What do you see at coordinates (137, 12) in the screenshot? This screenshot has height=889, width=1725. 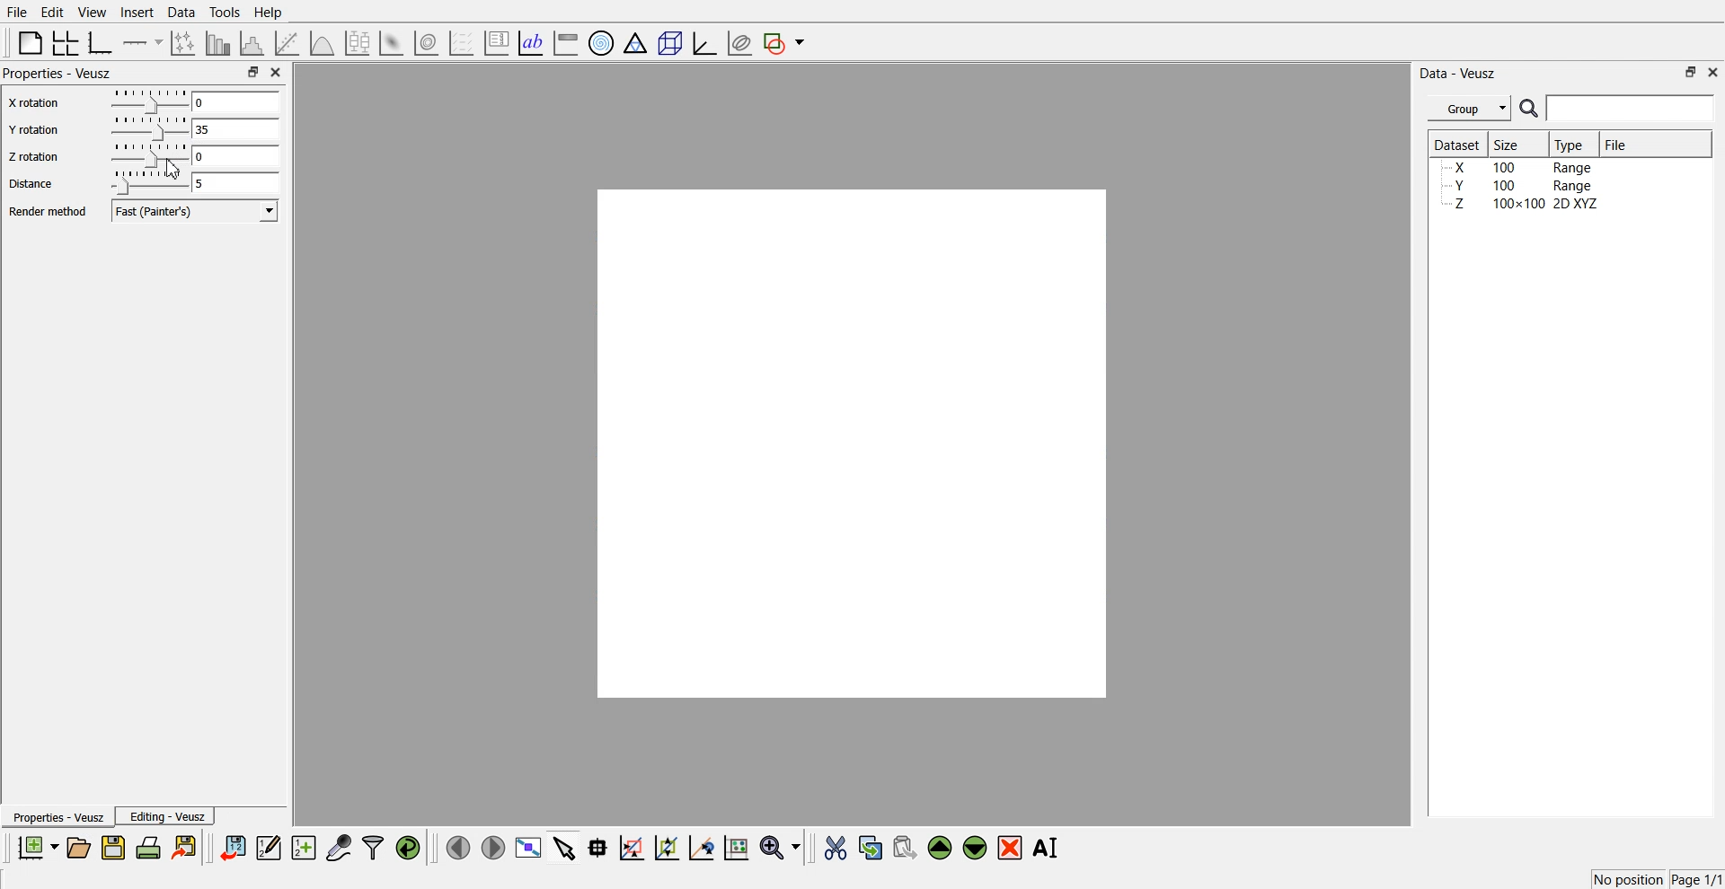 I see `Insert` at bounding box center [137, 12].